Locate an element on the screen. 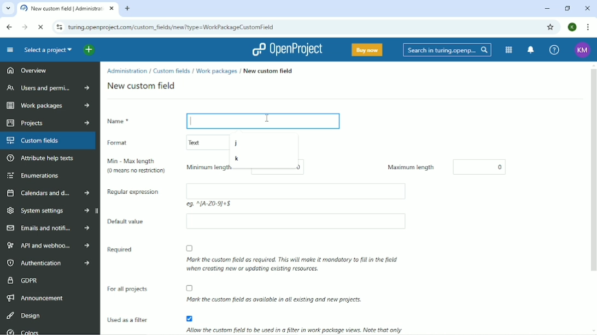 The height and width of the screenshot is (335, 597). Account is located at coordinates (581, 49).